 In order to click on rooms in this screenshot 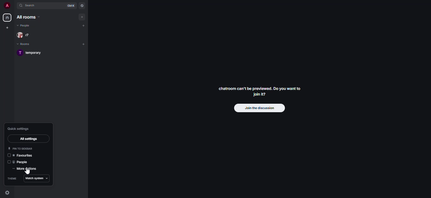, I will do `click(25, 44)`.